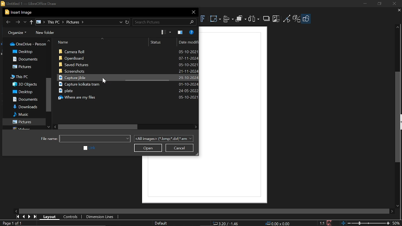  What do you see at coordinates (65, 41) in the screenshot?
I see `Name` at bounding box center [65, 41].